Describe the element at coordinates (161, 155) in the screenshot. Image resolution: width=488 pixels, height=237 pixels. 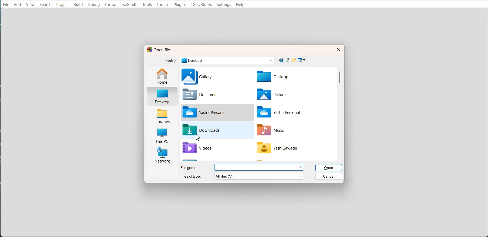
I see `Network` at that location.